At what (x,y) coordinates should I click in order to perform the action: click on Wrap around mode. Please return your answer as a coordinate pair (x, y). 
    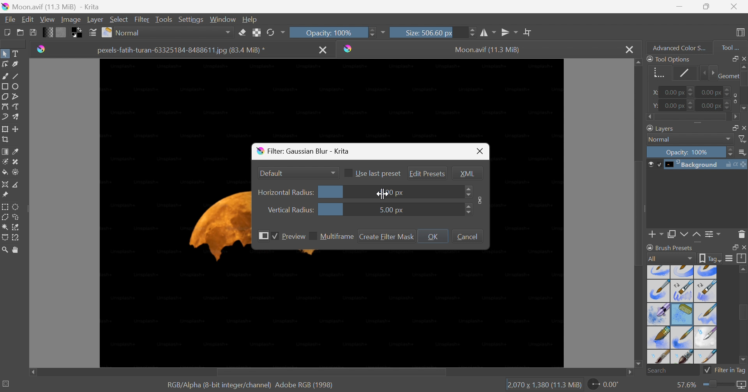
    Looking at the image, I should click on (527, 31).